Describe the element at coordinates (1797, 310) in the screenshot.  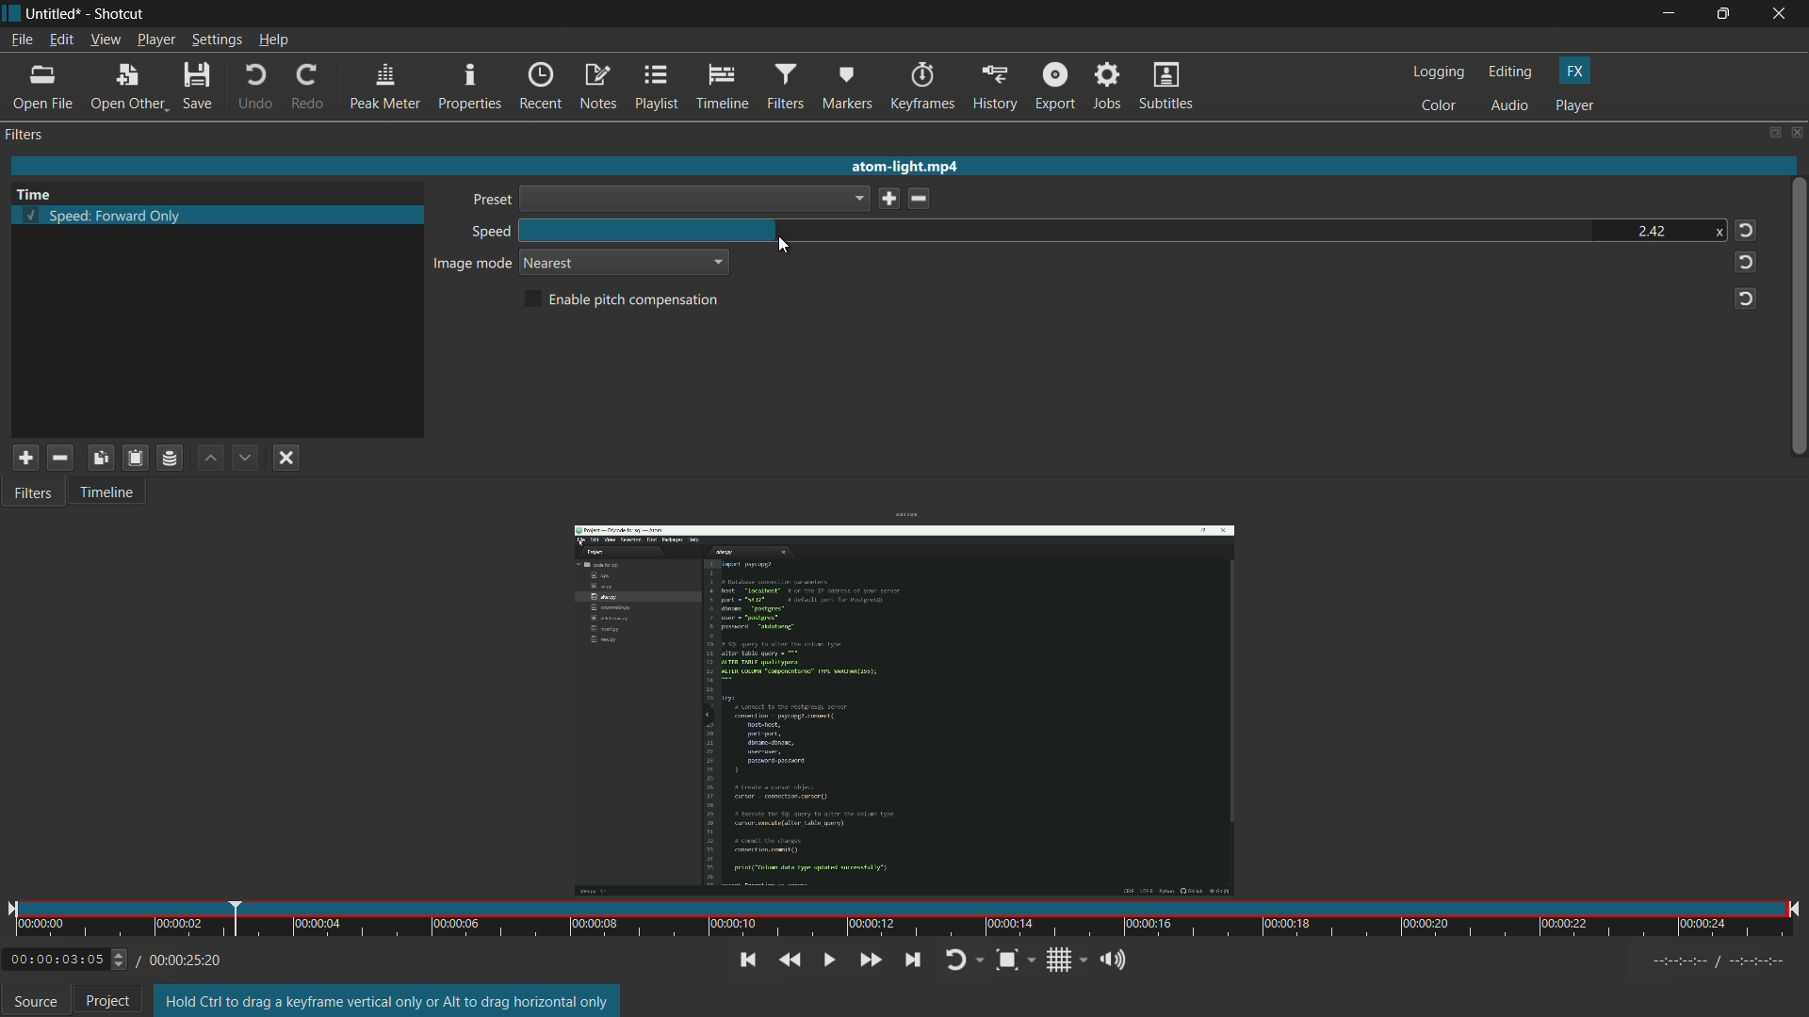
I see `vertical scroll bar` at that location.